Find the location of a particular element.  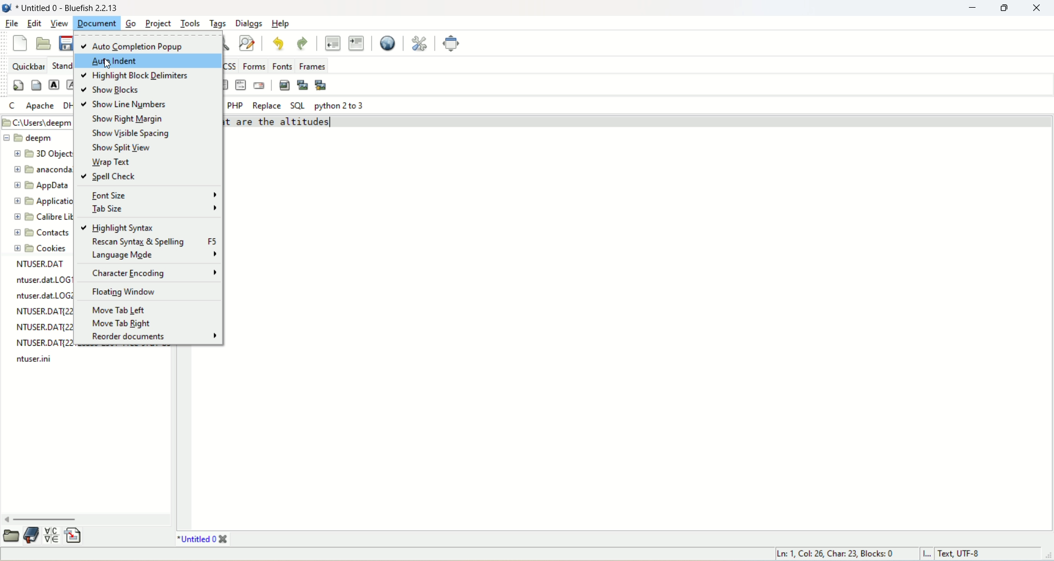

tab size is located at coordinates (155, 208).